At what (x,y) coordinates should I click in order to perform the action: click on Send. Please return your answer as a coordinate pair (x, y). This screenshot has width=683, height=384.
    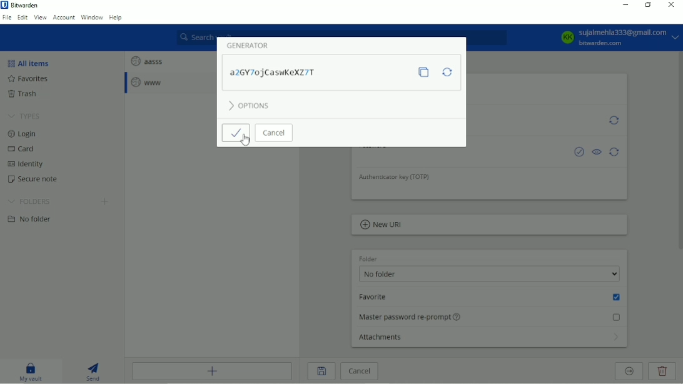
    Looking at the image, I should click on (95, 371).